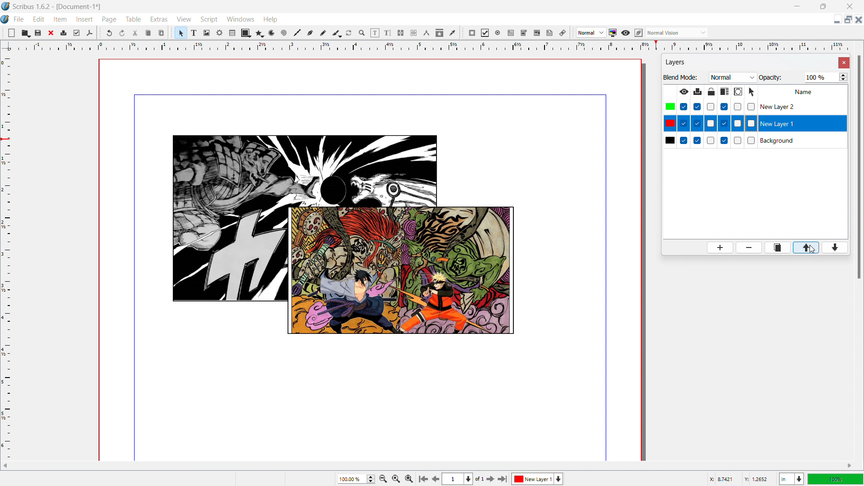 This screenshot has width=864, height=486. What do you see at coordinates (524, 33) in the screenshot?
I see `pdf combo box` at bounding box center [524, 33].